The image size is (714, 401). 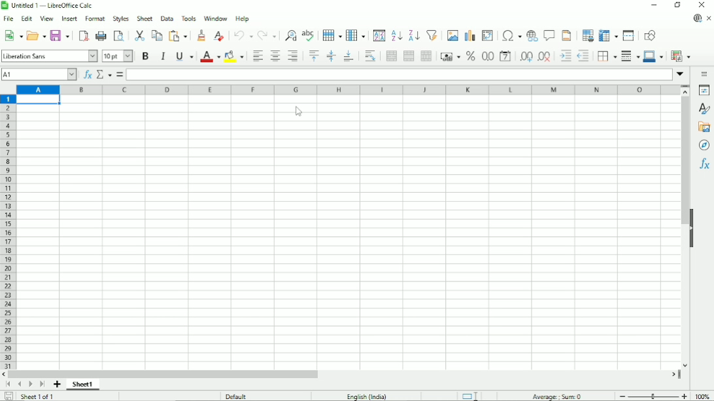 What do you see at coordinates (650, 35) in the screenshot?
I see `Show draw functions` at bounding box center [650, 35].